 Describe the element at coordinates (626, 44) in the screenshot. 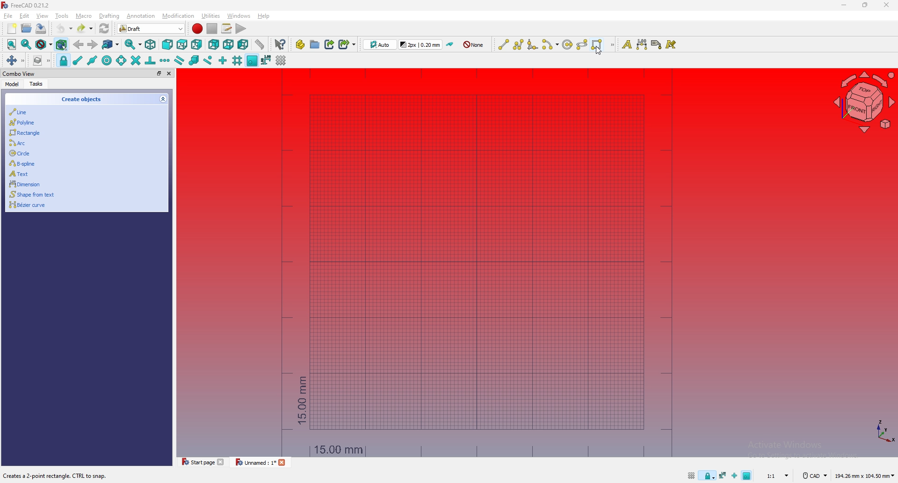

I see `text` at that location.